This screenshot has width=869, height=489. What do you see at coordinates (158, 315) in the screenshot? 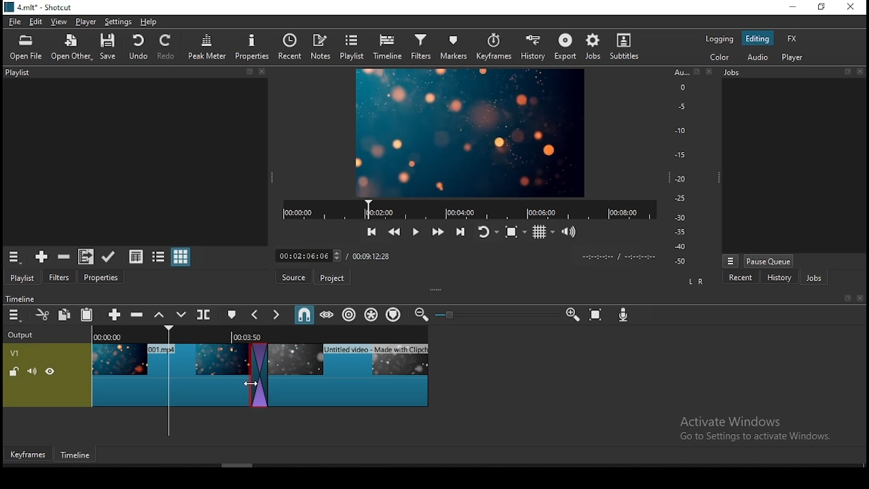
I see `lift` at bounding box center [158, 315].